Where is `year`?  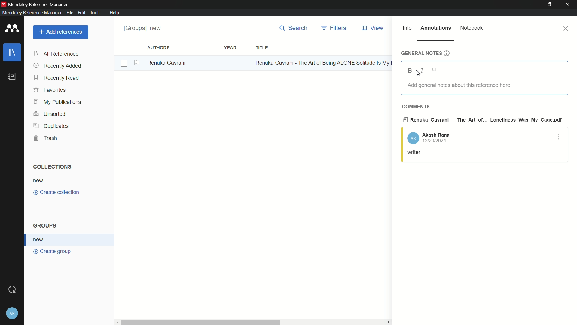 year is located at coordinates (230, 47).